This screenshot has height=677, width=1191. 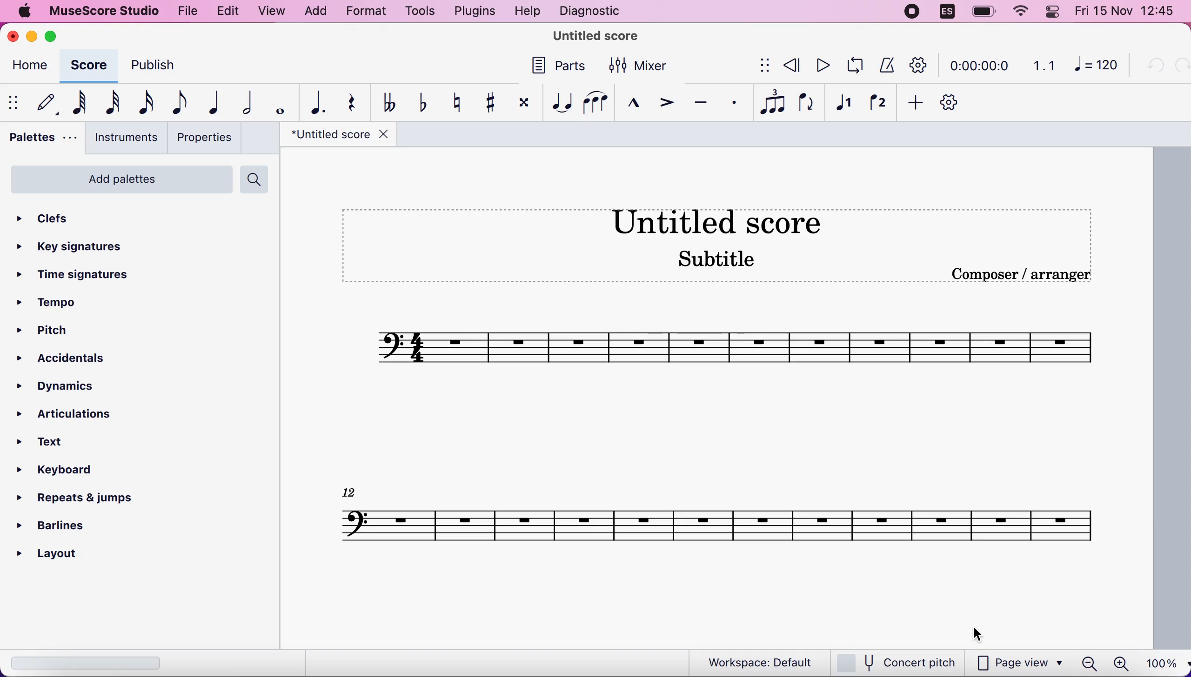 I want to click on diagnostic, so click(x=593, y=11).